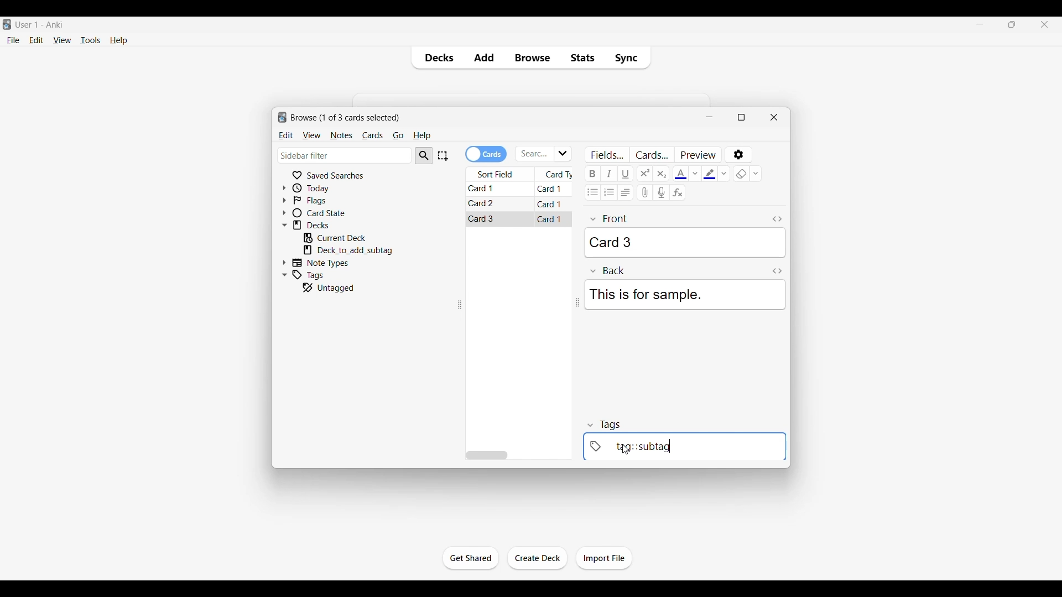  Describe the element at coordinates (91, 40) in the screenshot. I see `Tools menu` at that location.